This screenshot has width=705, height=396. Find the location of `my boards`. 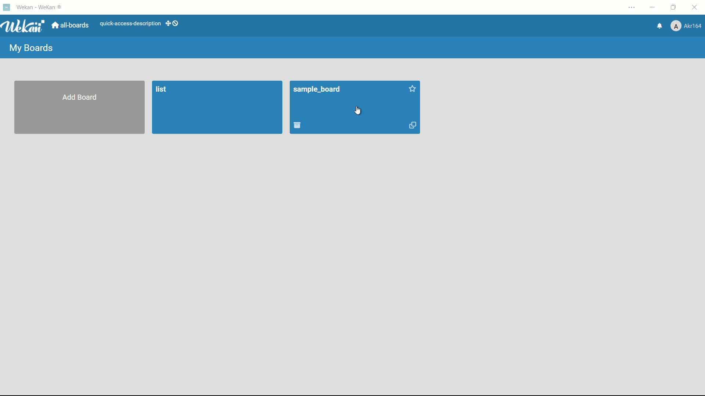

my boards is located at coordinates (32, 48).